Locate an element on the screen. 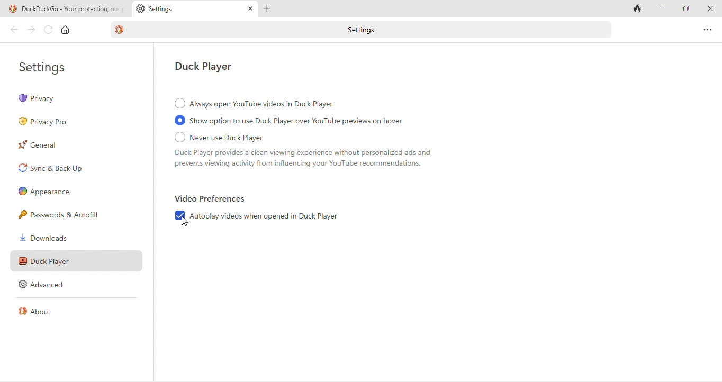 Image resolution: width=722 pixels, height=382 pixels. settings is located at coordinates (50, 67).